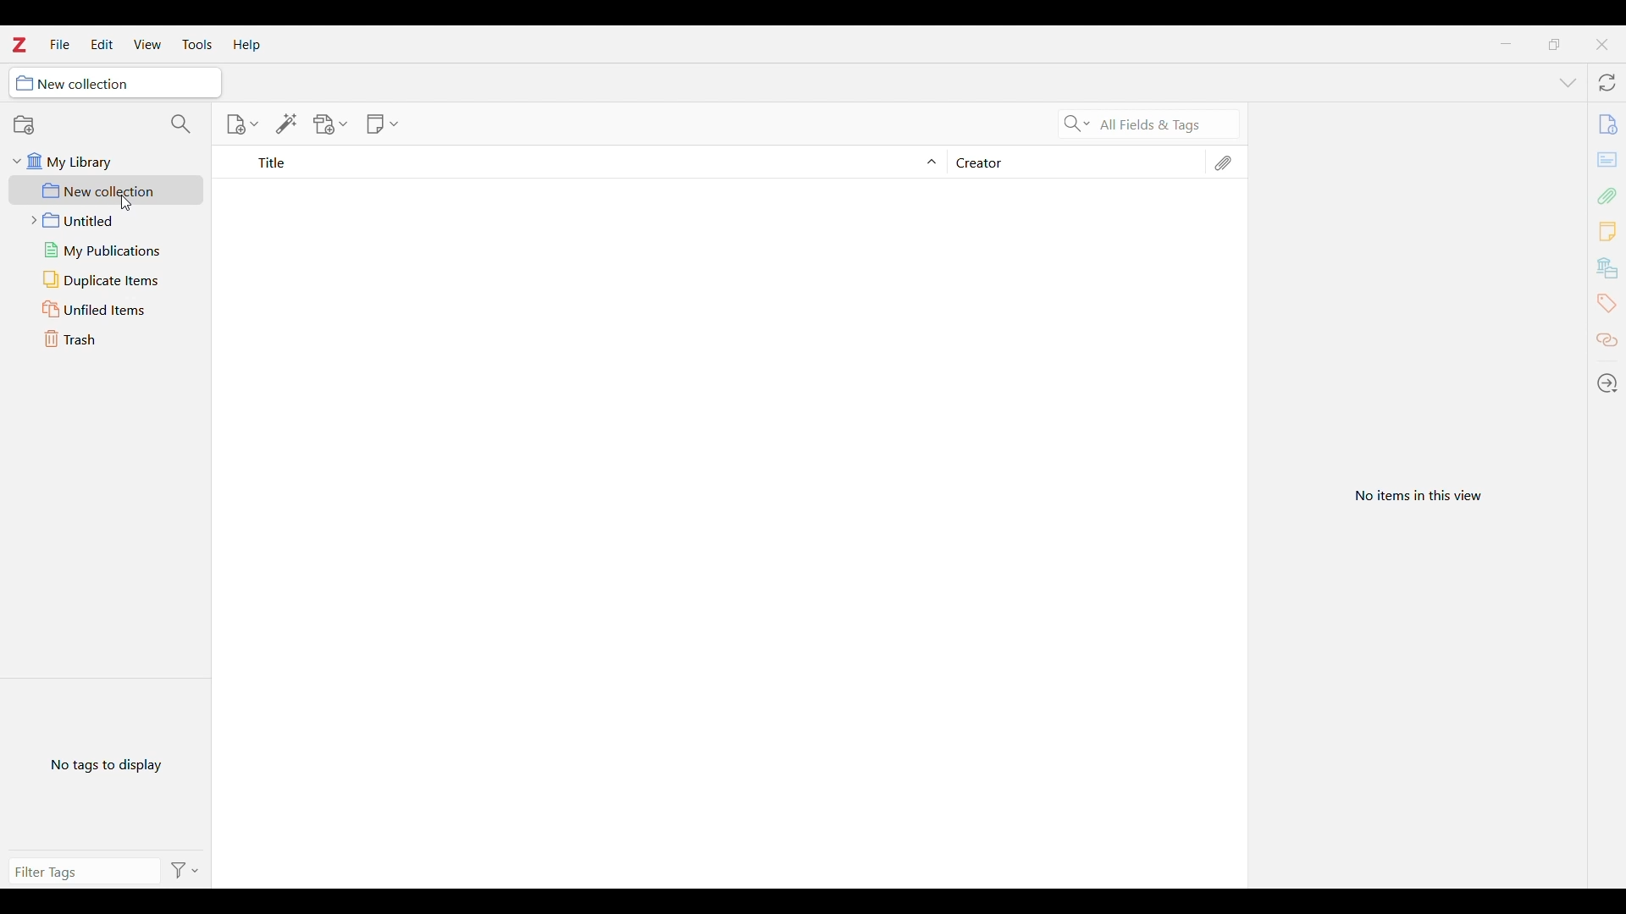 The height and width of the screenshot is (914, 1626). Describe the element at coordinates (19, 45) in the screenshot. I see `Software logo` at that location.